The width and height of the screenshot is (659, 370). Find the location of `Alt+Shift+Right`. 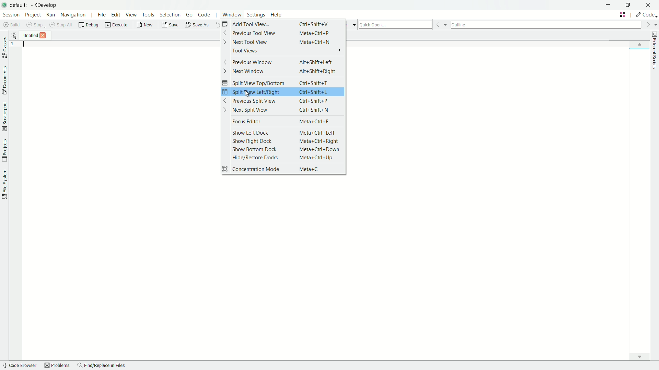

Alt+Shift+Right is located at coordinates (319, 72).